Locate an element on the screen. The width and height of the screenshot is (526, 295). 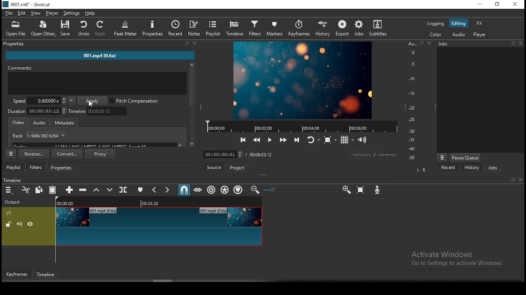
ripple markers is located at coordinates (238, 189).